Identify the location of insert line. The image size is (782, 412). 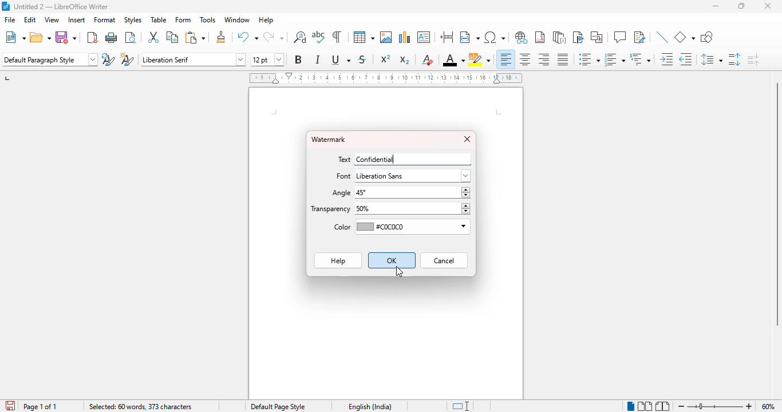
(662, 37).